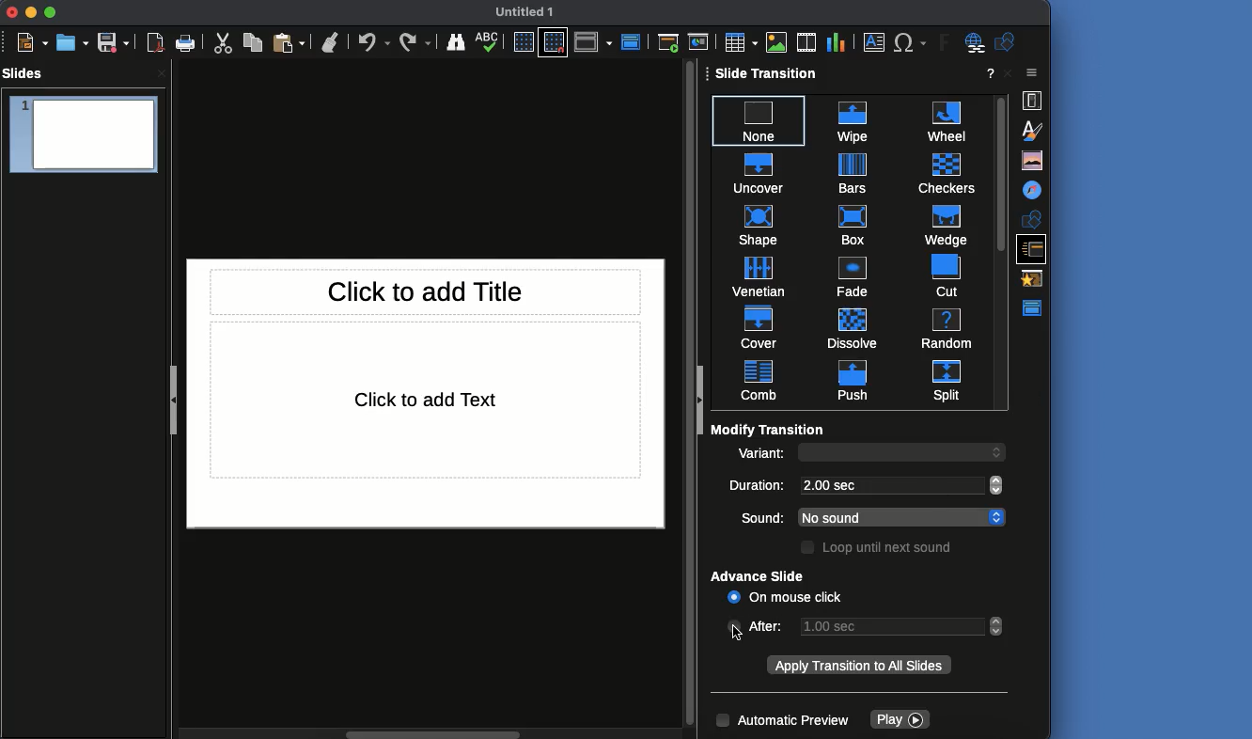 Image resolution: width=1252 pixels, height=739 pixels. I want to click on Master view, so click(633, 40).